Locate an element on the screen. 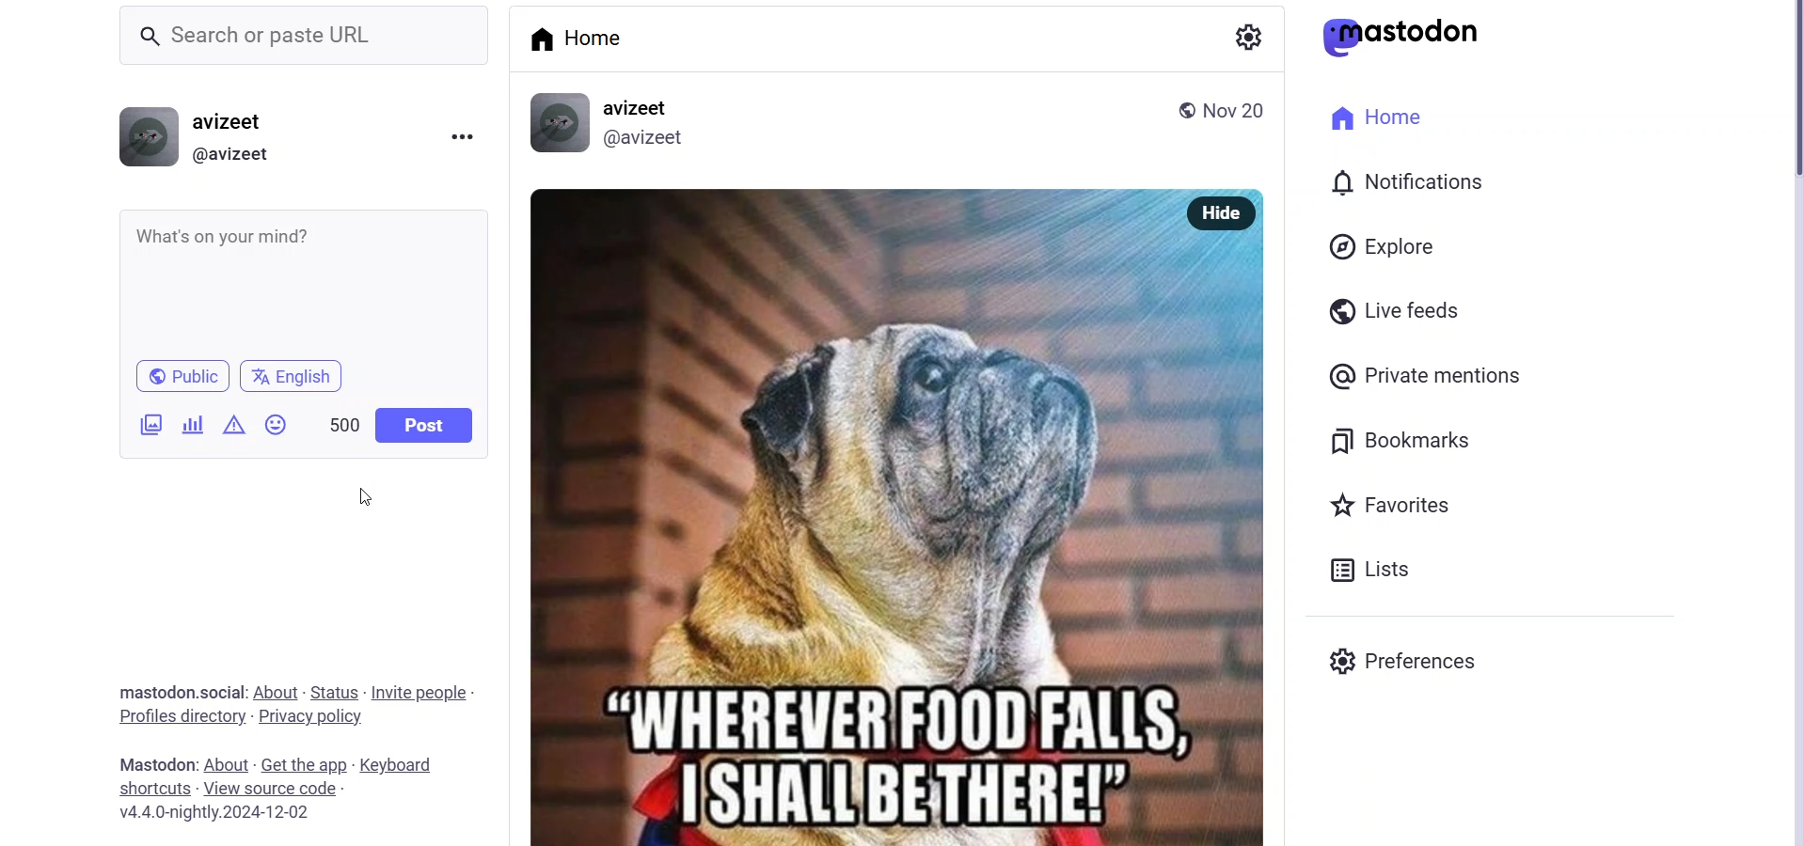 The height and width of the screenshot is (846, 1804). privacy policy is located at coordinates (313, 717).